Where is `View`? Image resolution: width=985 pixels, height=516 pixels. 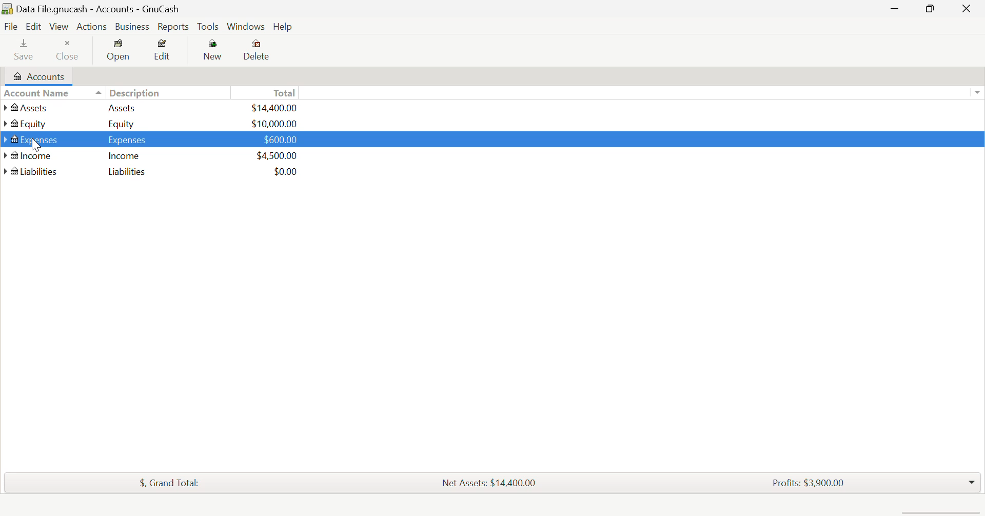 View is located at coordinates (59, 27).